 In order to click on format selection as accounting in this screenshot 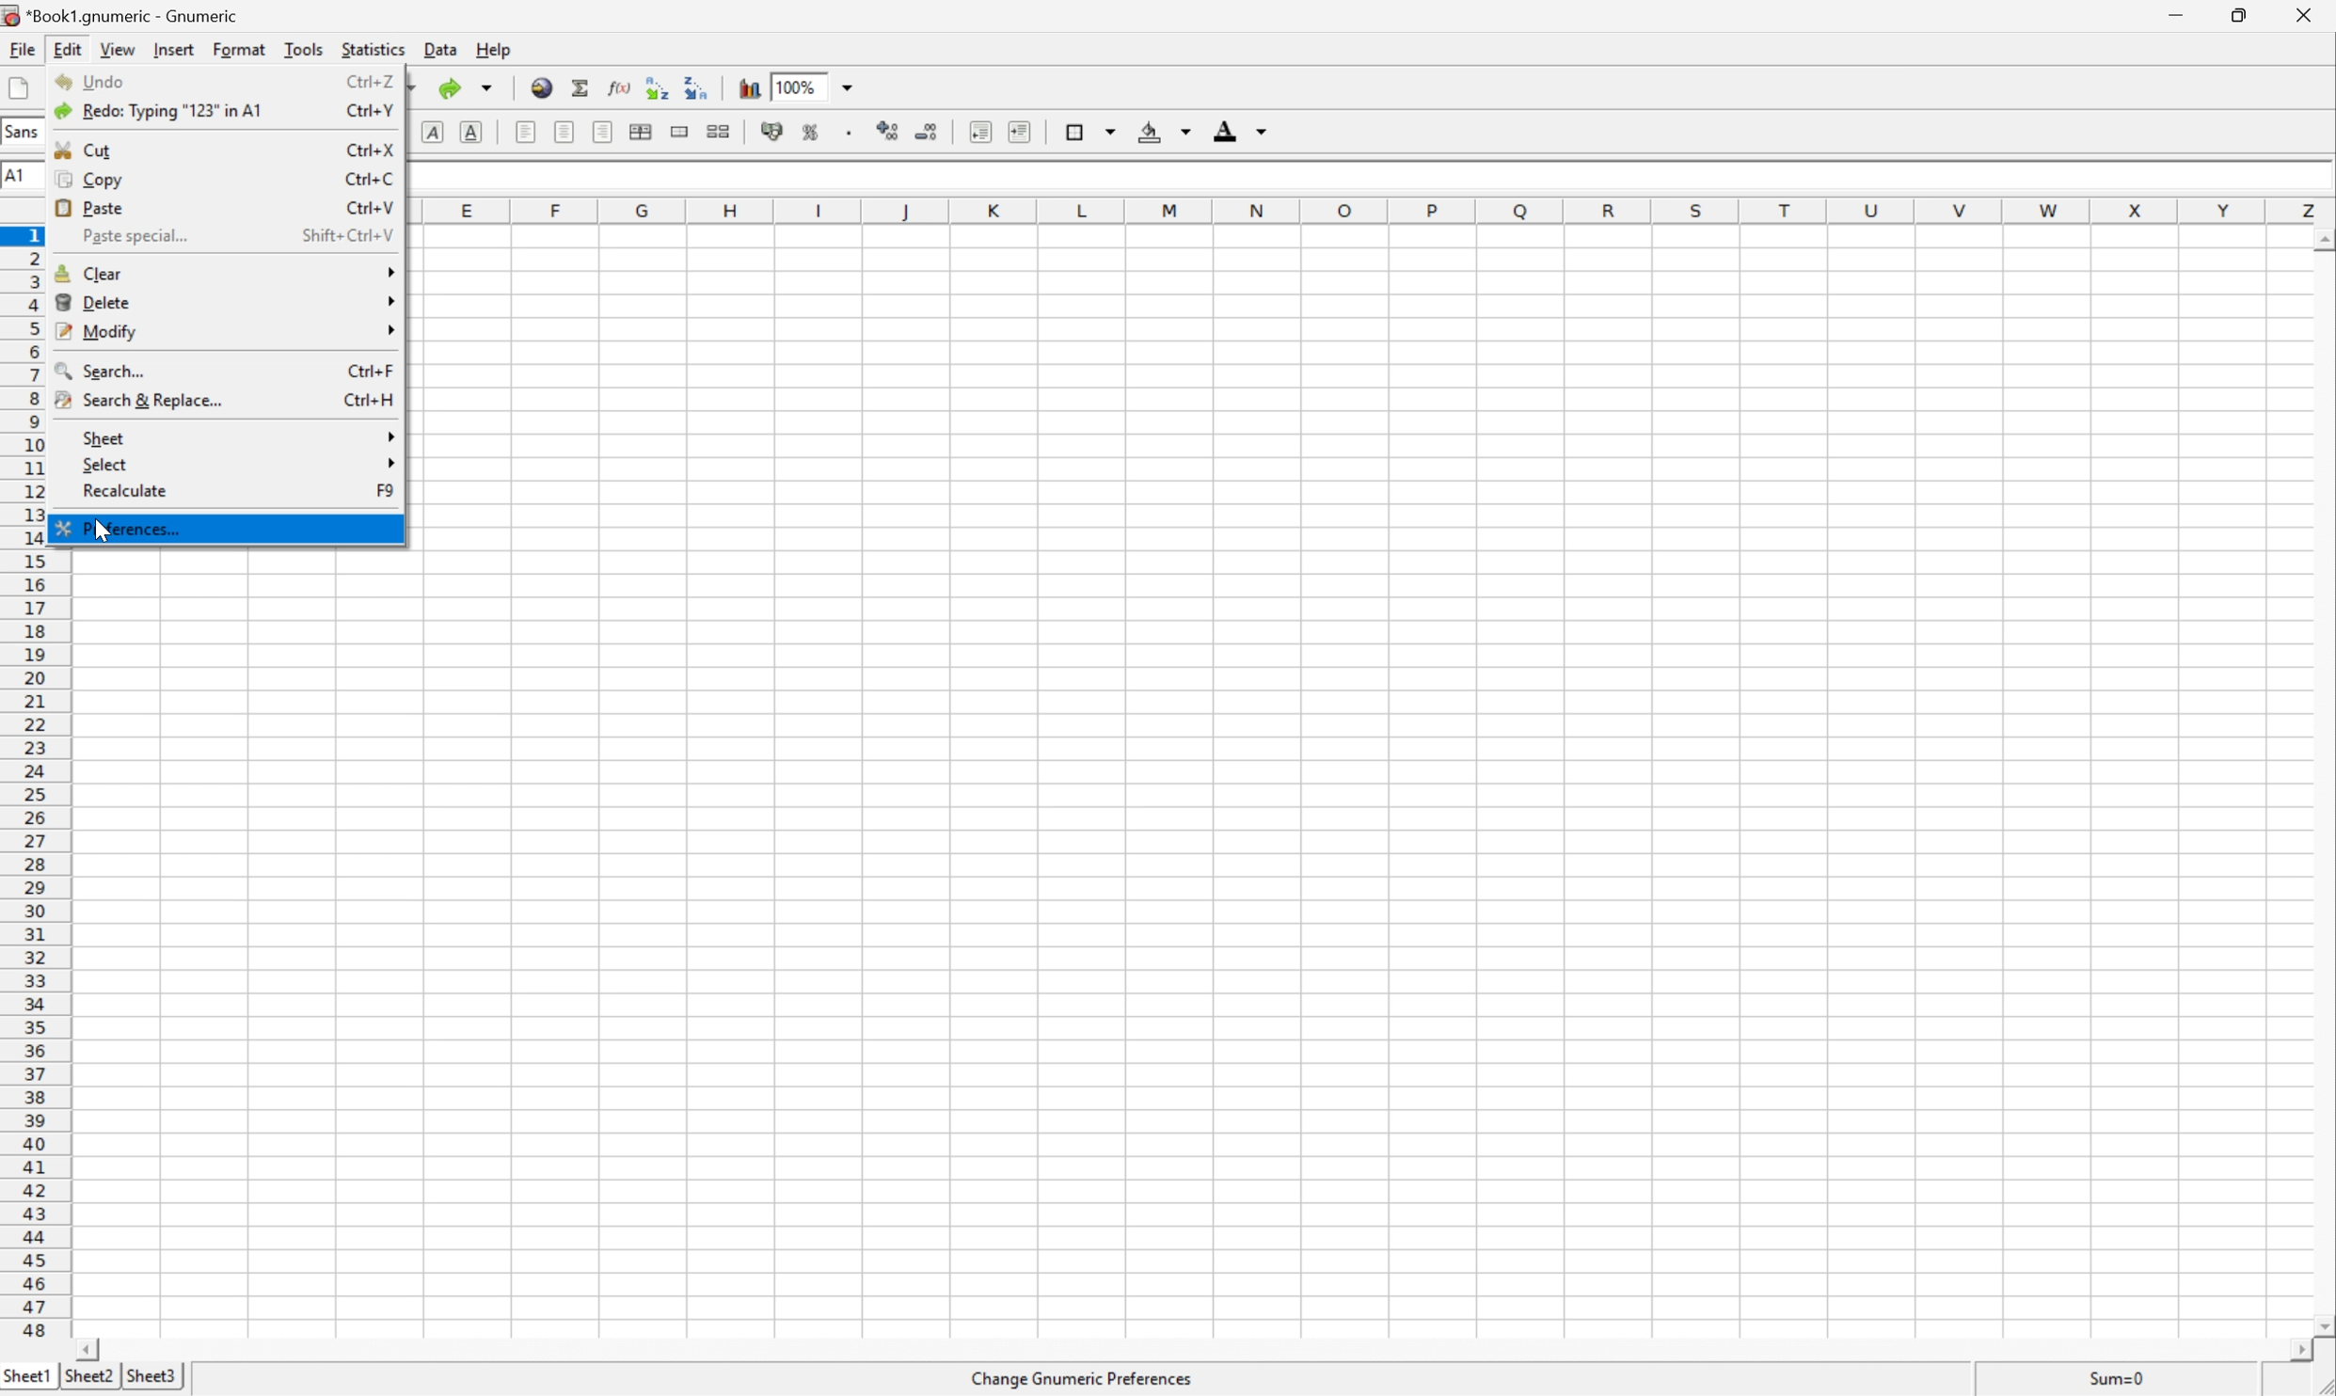, I will do `click(770, 129)`.